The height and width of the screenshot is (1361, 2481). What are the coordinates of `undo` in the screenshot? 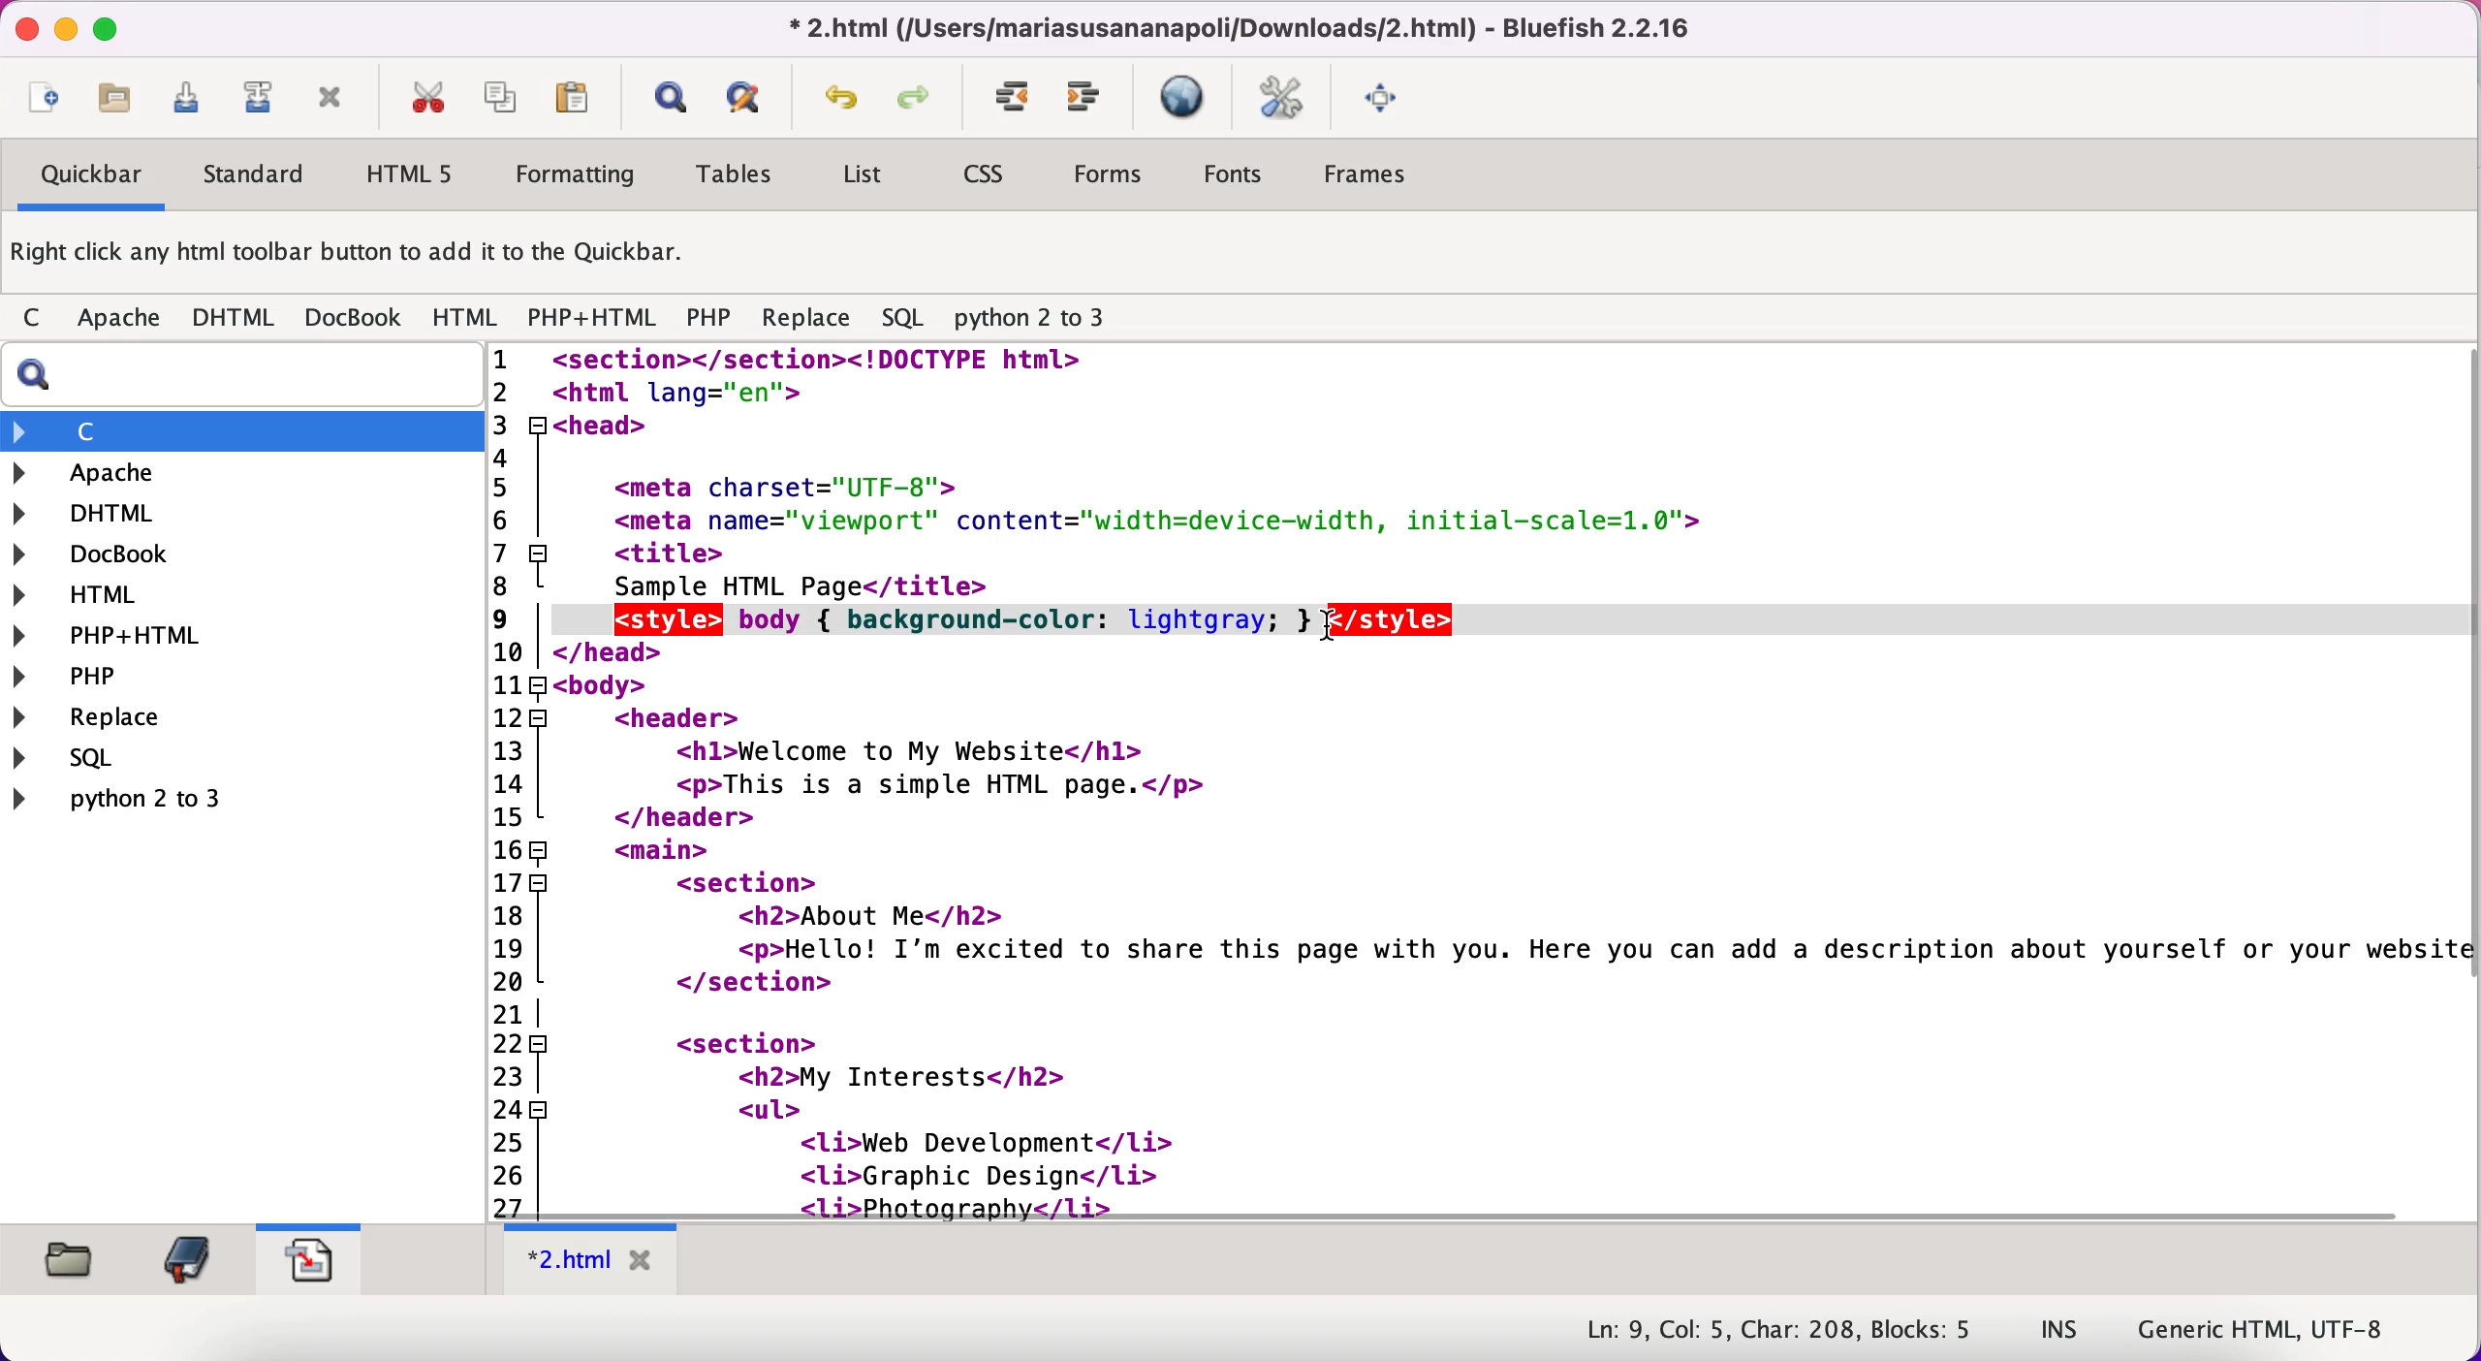 It's located at (842, 103).